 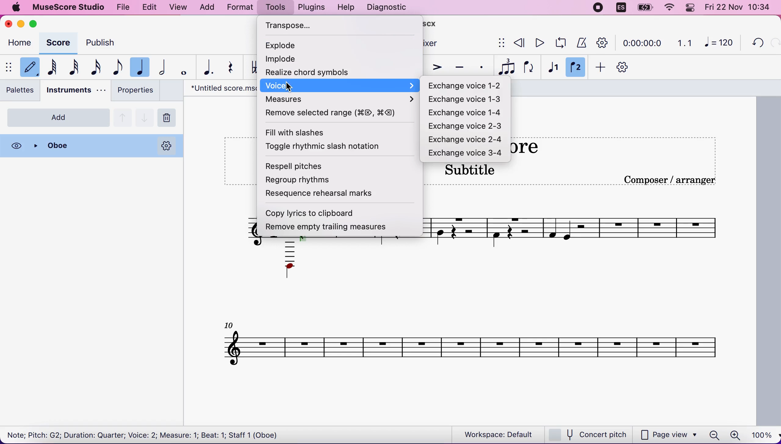 What do you see at coordinates (312, 7) in the screenshot?
I see `plugins` at bounding box center [312, 7].